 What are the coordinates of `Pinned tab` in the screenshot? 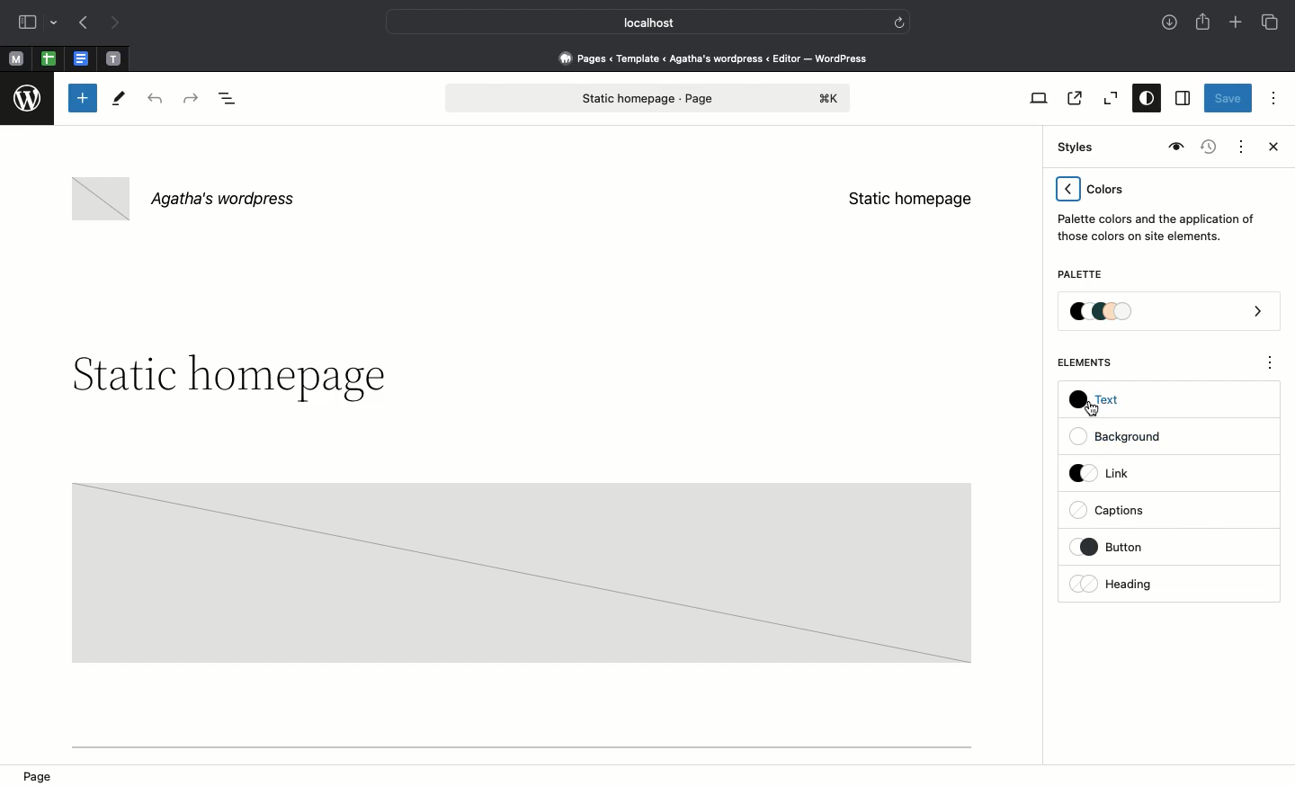 It's located at (15, 59).